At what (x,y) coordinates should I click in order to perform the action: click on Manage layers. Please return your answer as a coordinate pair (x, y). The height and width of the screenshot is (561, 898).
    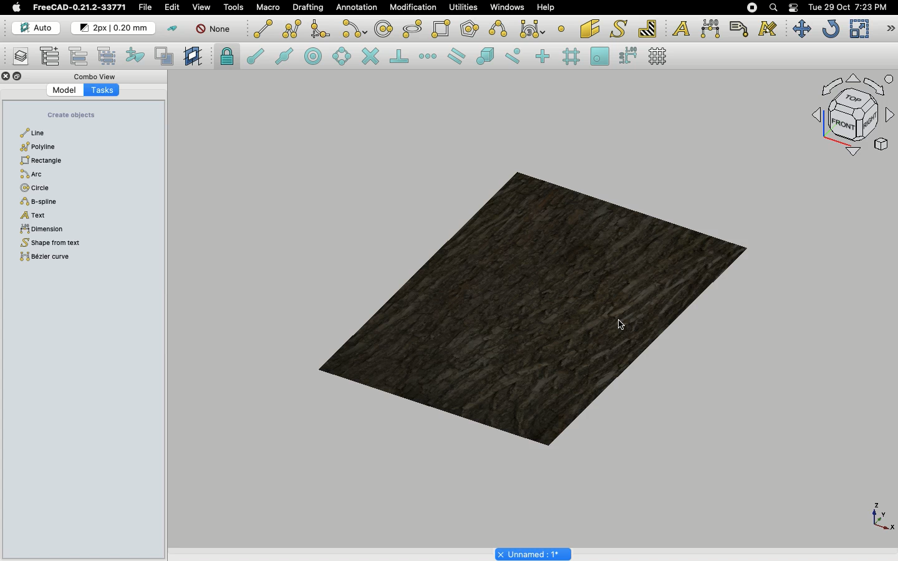
    Looking at the image, I should click on (16, 57).